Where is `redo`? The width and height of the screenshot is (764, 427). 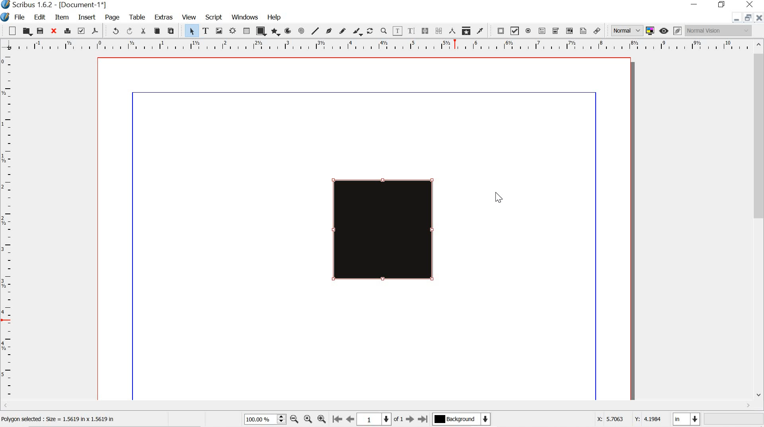
redo is located at coordinates (131, 31).